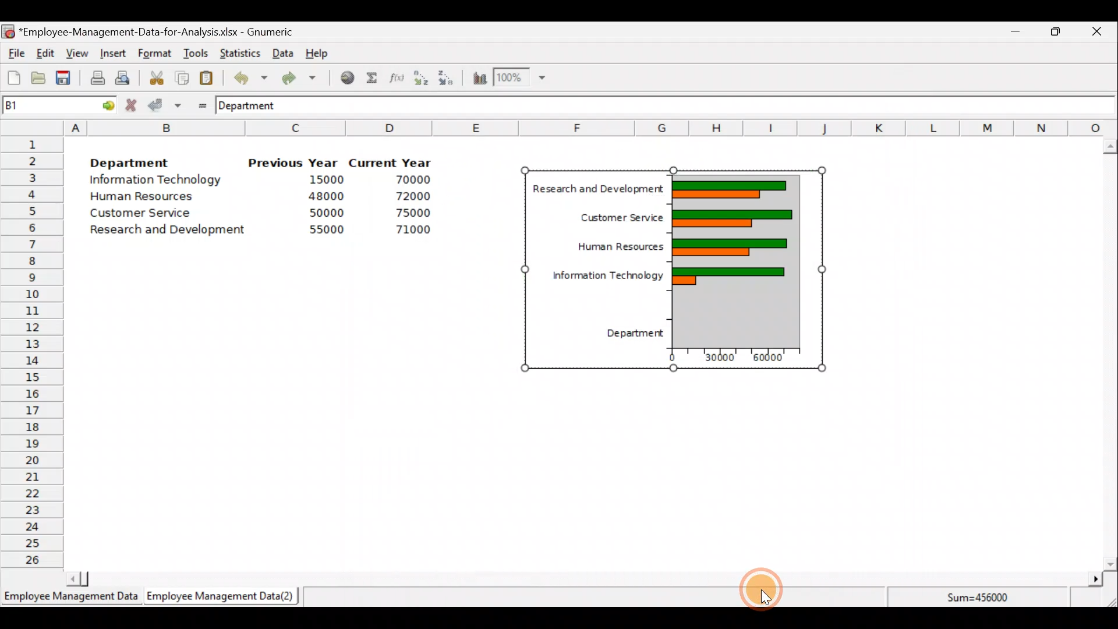 The width and height of the screenshot is (1118, 629). What do you see at coordinates (420, 77) in the screenshot?
I see `Sort in Ascending order` at bounding box center [420, 77].